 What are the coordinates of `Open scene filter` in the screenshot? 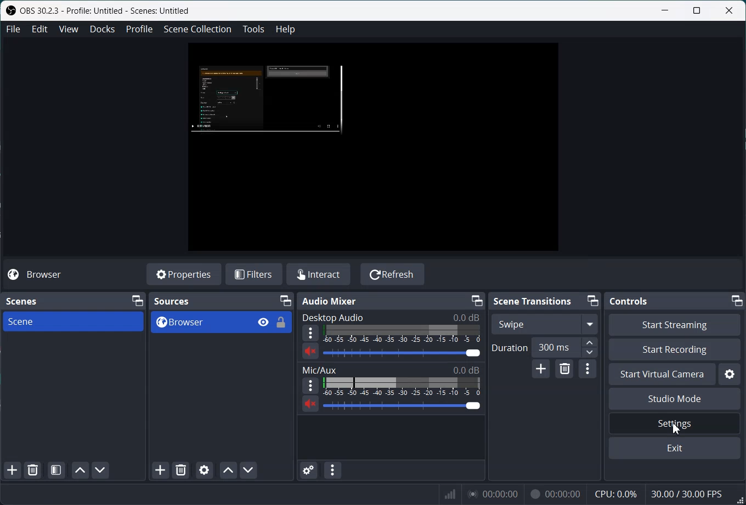 It's located at (56, 470).